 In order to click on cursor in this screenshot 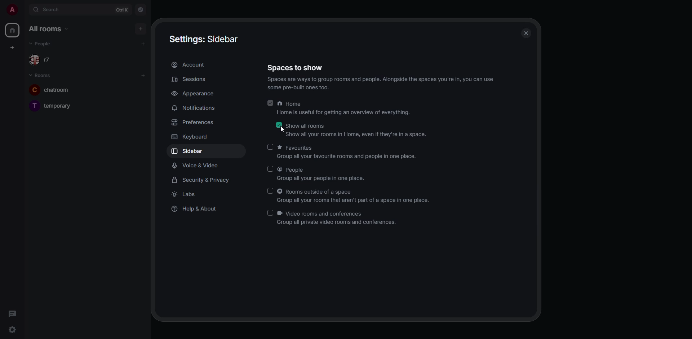, I will do `click(282, 129)`.